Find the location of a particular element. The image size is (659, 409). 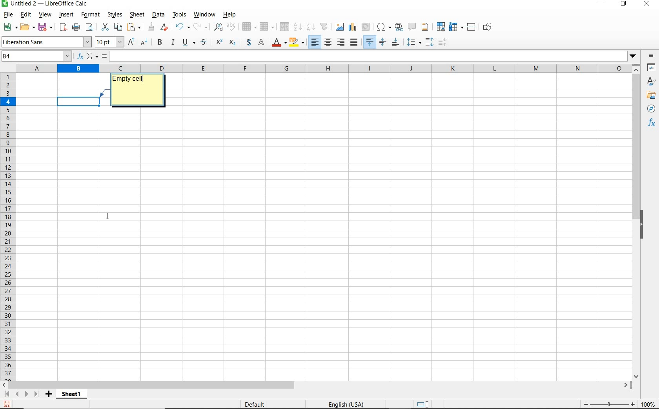

sheet1 is located at coordinates (73, 395).